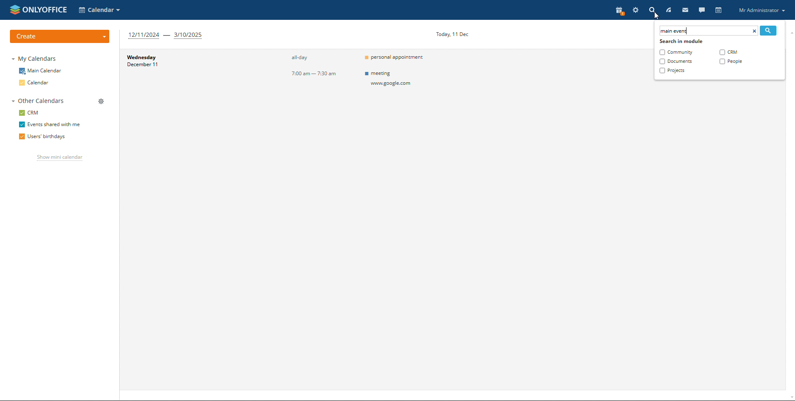 This screenshot has width=795, height=401. Describe the element at coordinates (669, 10) in the screenshot. I see `feed` at that location.